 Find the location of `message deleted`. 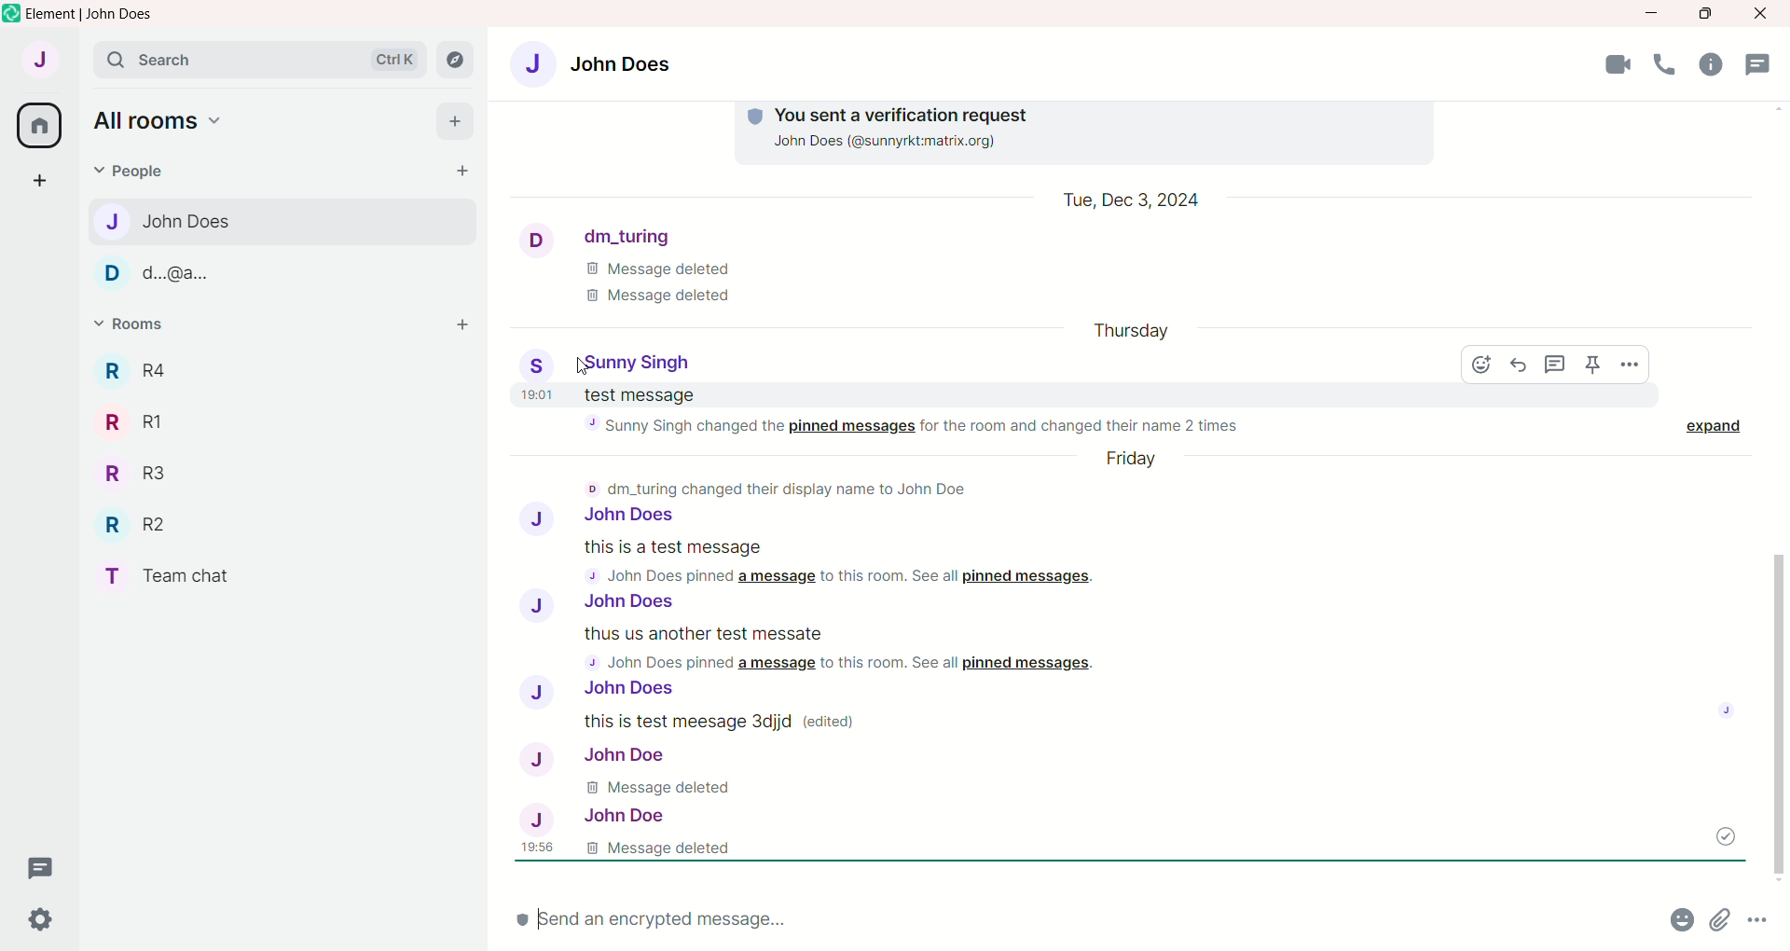

message deleted is located at coordinates (687, 787).